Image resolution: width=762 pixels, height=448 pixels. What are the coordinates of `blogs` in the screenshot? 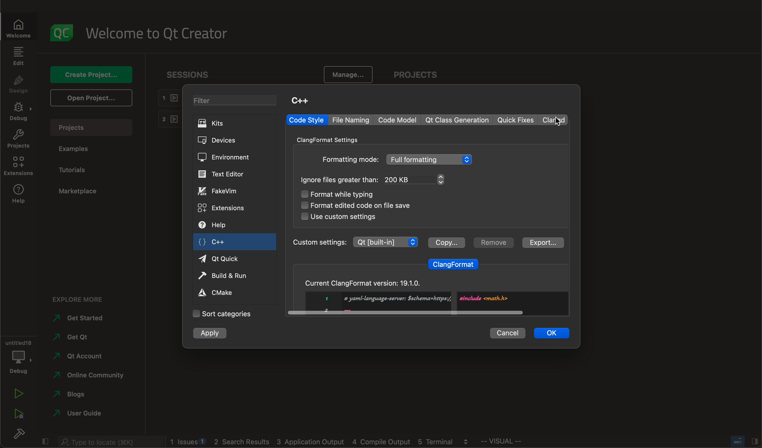 It's located at (71, 395).